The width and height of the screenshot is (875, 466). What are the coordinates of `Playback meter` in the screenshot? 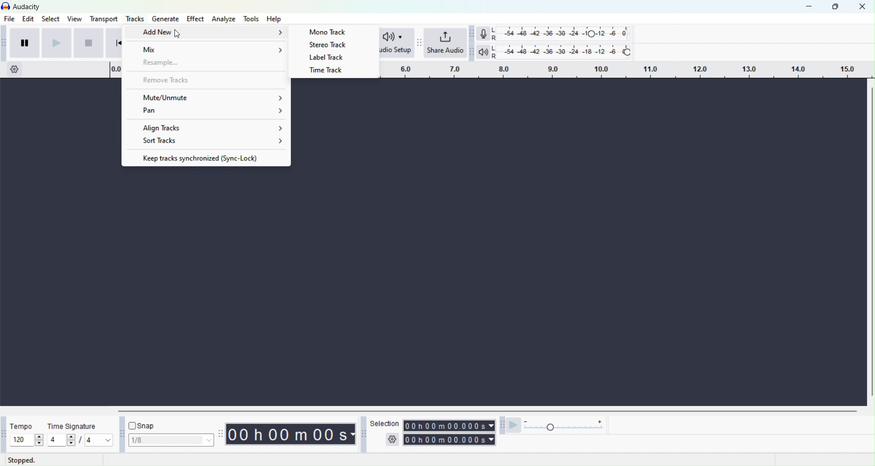 It's located at (484, 52).